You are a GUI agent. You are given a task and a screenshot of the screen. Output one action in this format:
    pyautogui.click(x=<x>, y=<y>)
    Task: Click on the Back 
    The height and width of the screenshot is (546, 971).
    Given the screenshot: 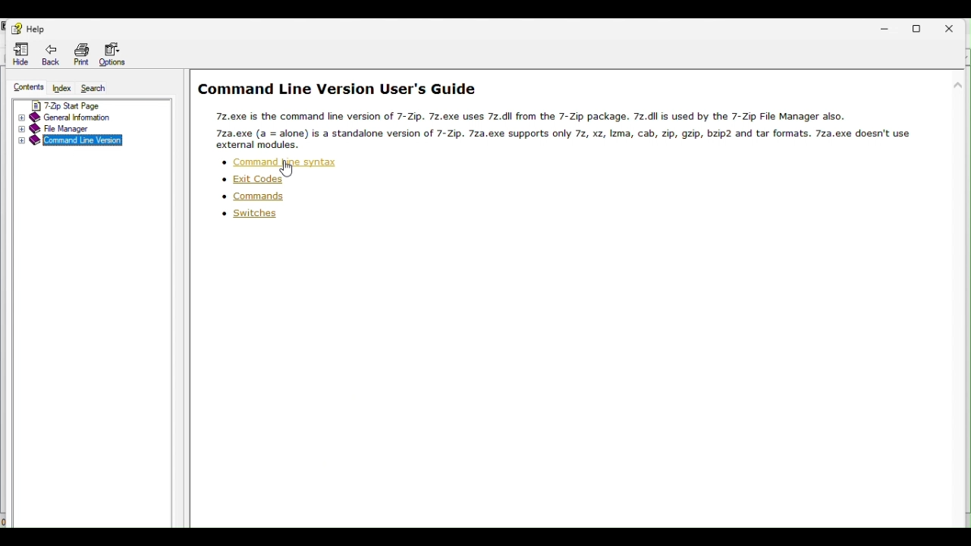 What is the action you would take?
    pyautogui.click(x=53, y=55)
    